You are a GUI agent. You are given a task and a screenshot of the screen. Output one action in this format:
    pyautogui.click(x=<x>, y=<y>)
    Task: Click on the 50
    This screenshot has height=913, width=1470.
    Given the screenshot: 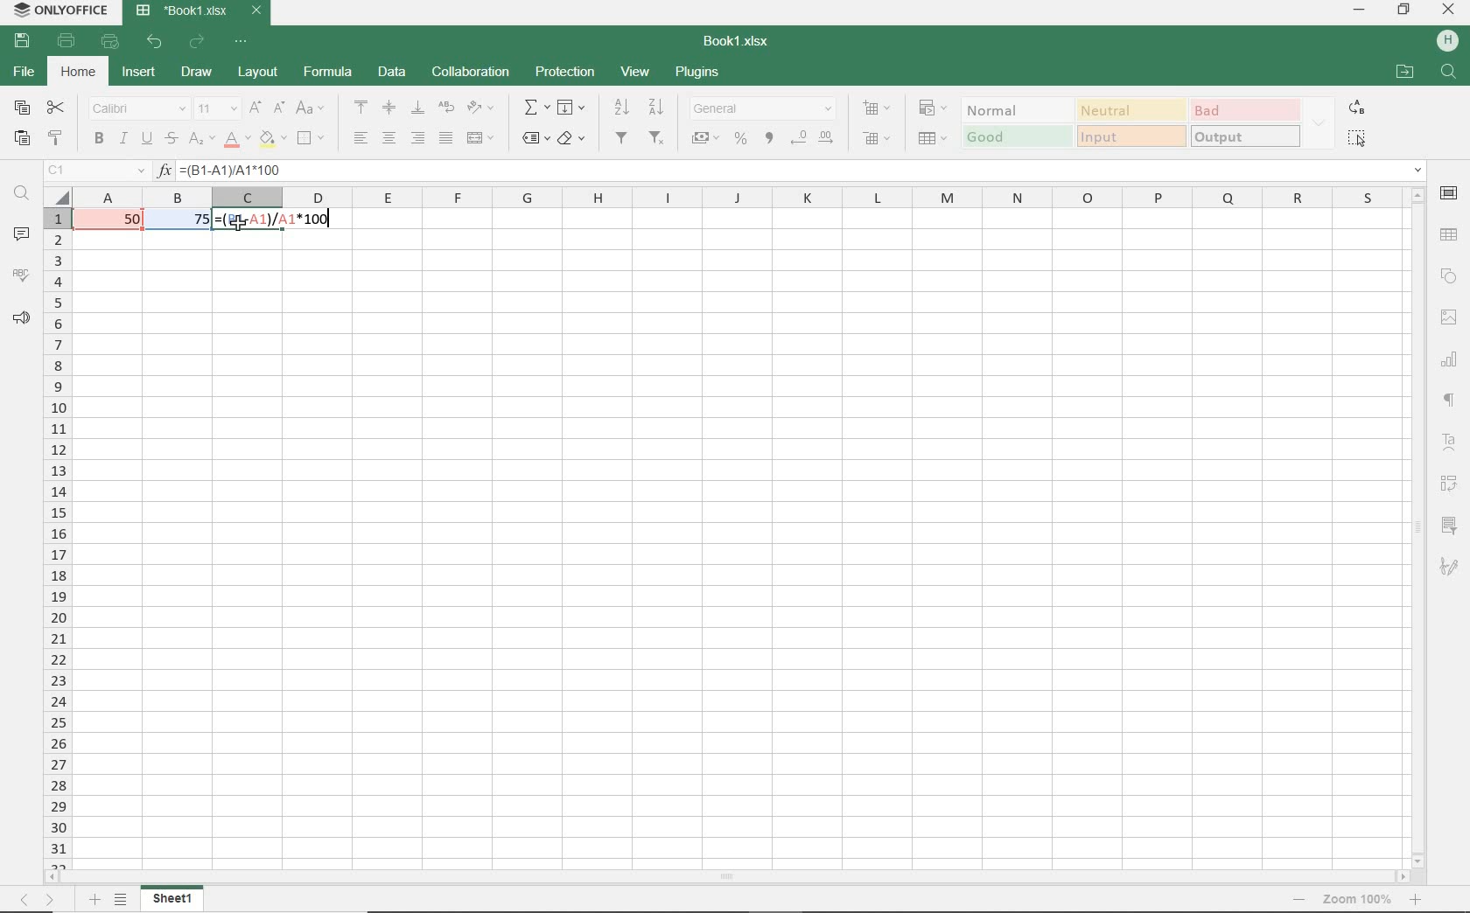 What is the action you would take?
    pyautogui.click(x=125, y=220)
    